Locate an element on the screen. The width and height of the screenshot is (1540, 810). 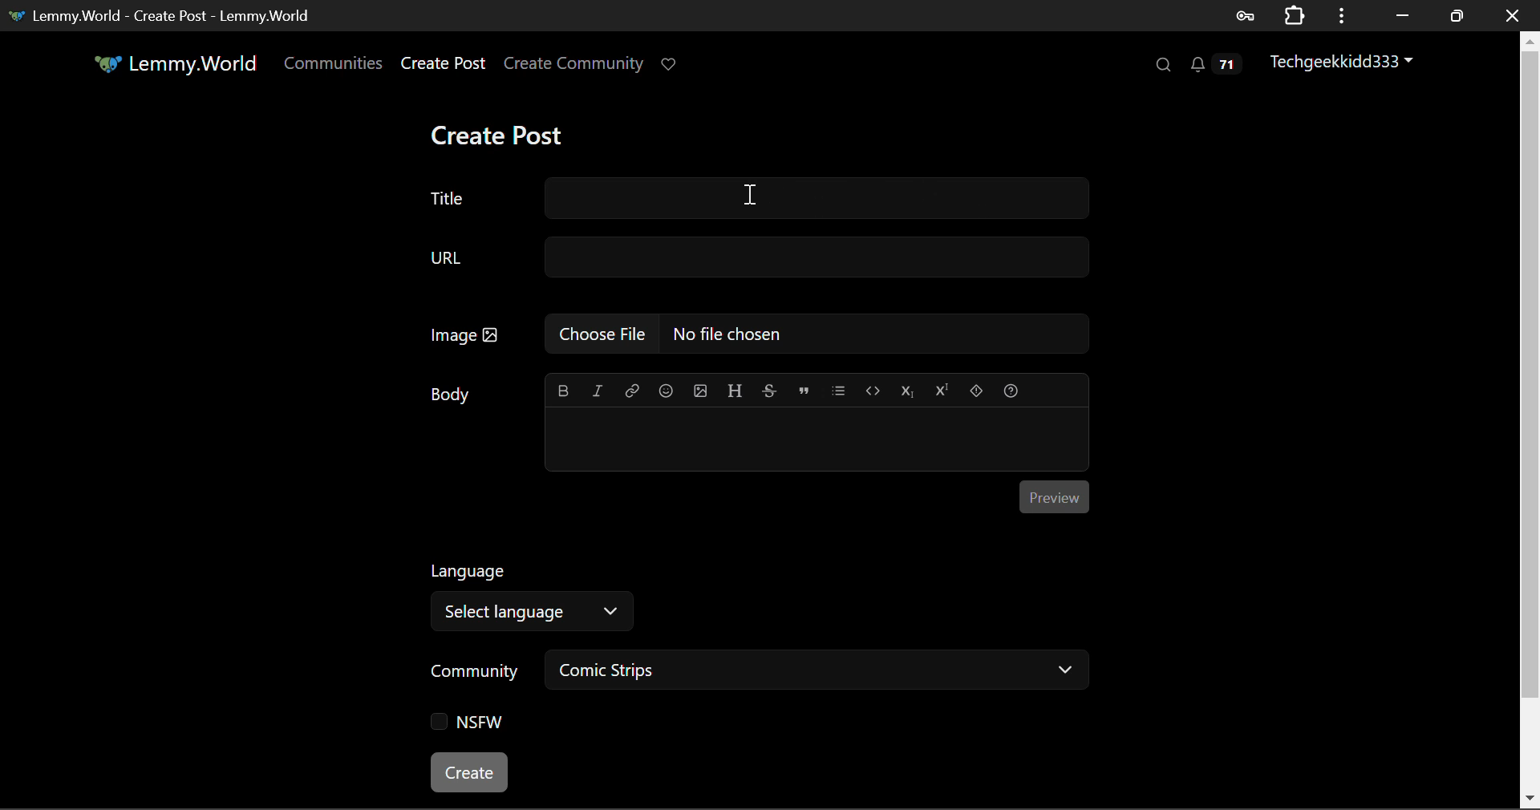
Preview is located at coordinates (1056, 494).